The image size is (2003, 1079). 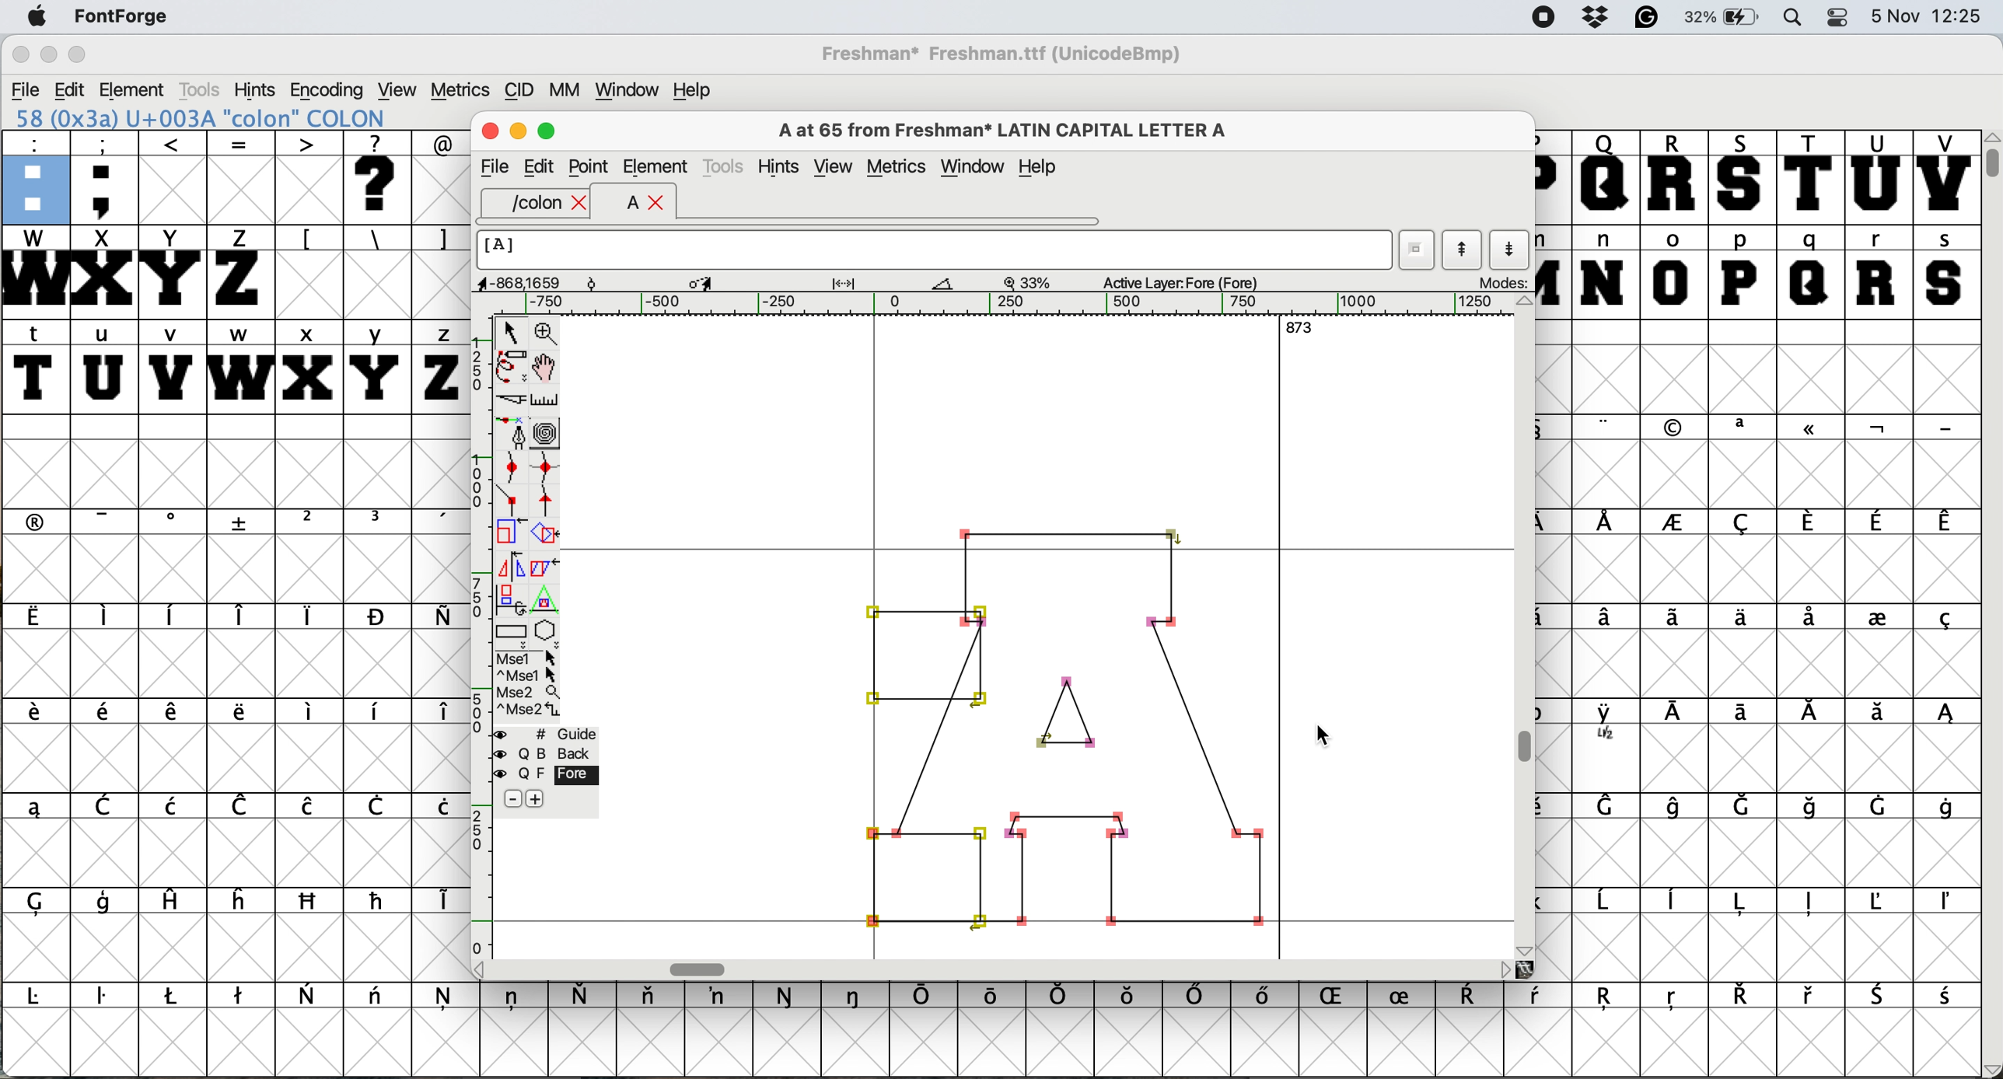 What do you see at coordinates (311, 523) in the screenshot?
I see `` at bounding box center [311, 523].